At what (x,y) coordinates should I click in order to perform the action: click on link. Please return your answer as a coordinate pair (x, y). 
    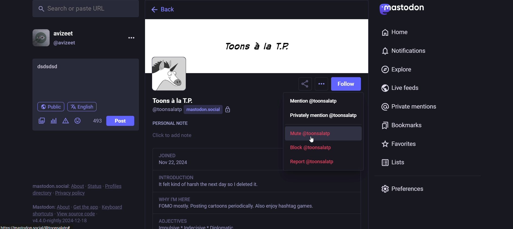
    Looking at the image, I should click on (175, 221).